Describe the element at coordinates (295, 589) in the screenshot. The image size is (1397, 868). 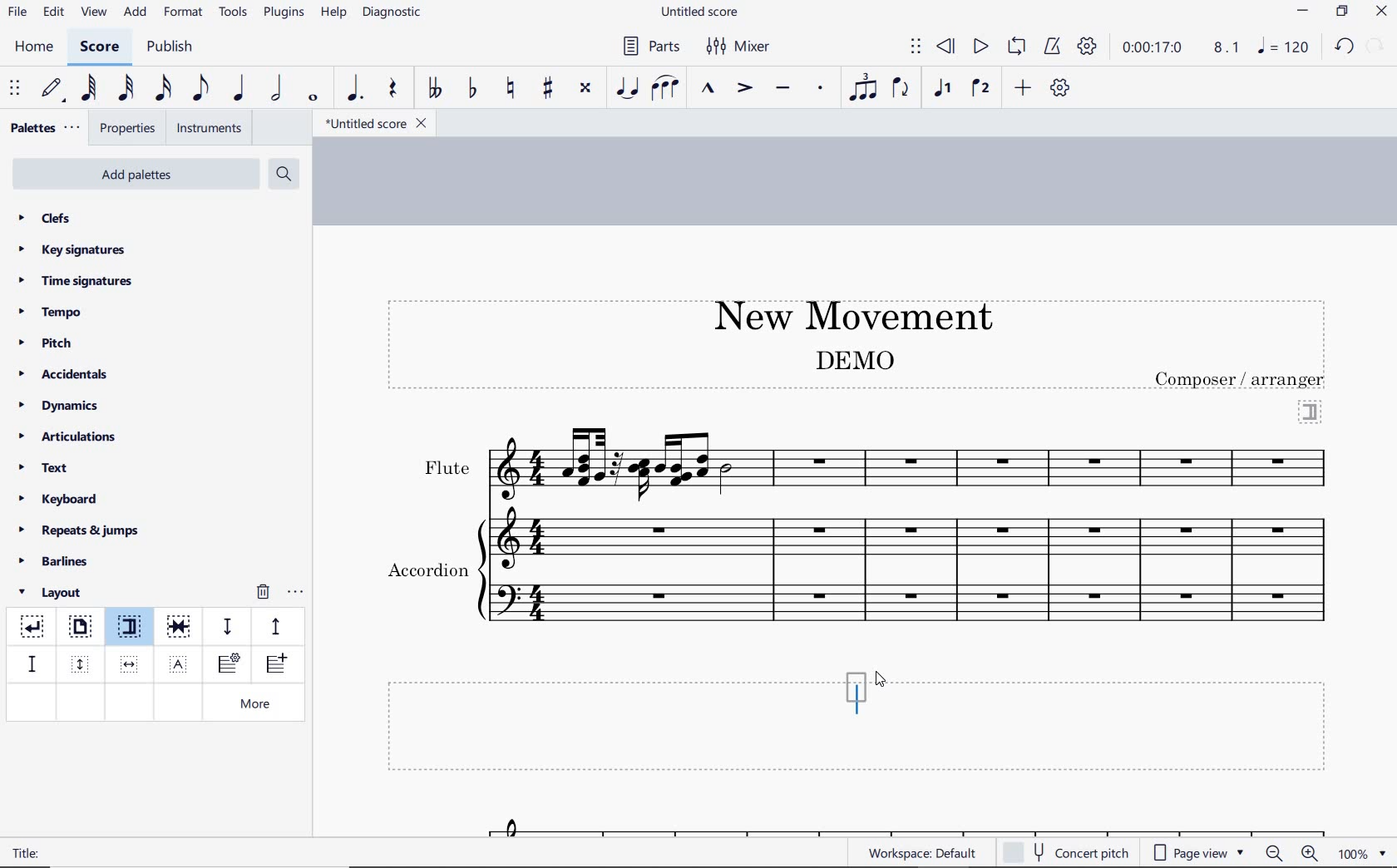
I see `options` at that location.